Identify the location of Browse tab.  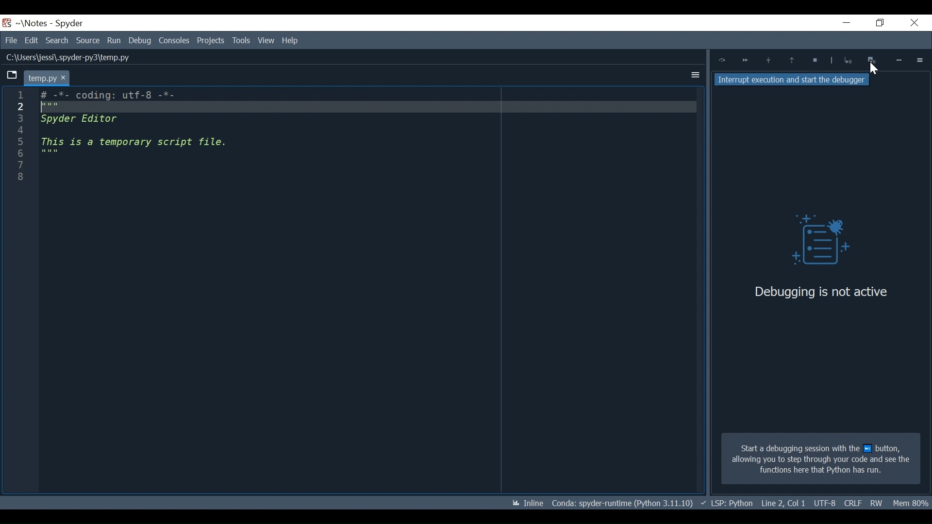
(12, 76).